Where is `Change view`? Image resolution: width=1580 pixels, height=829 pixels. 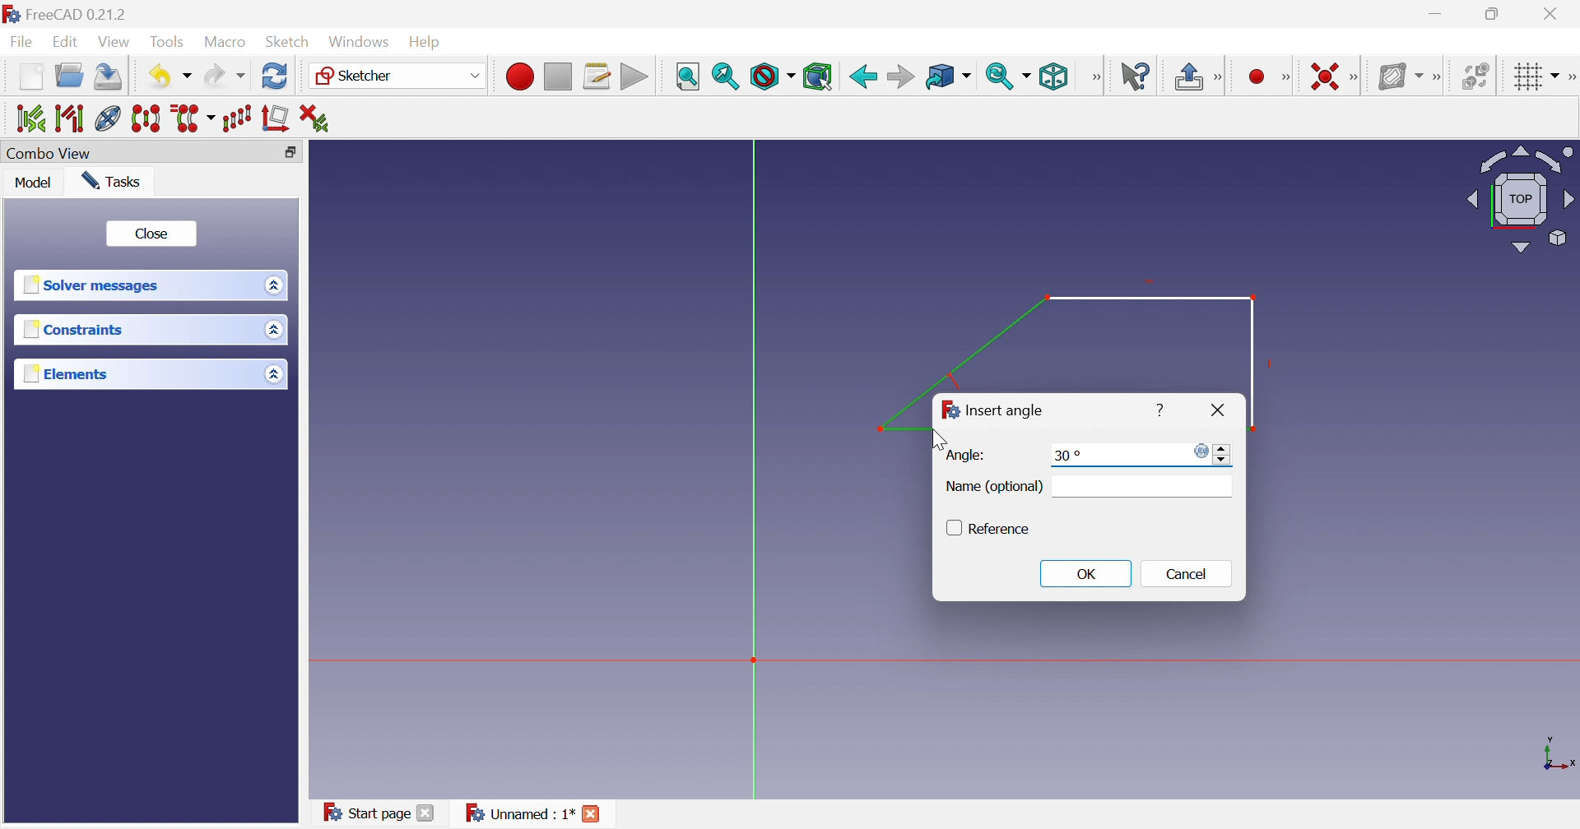 Change view is located at coordinates (290, 152).